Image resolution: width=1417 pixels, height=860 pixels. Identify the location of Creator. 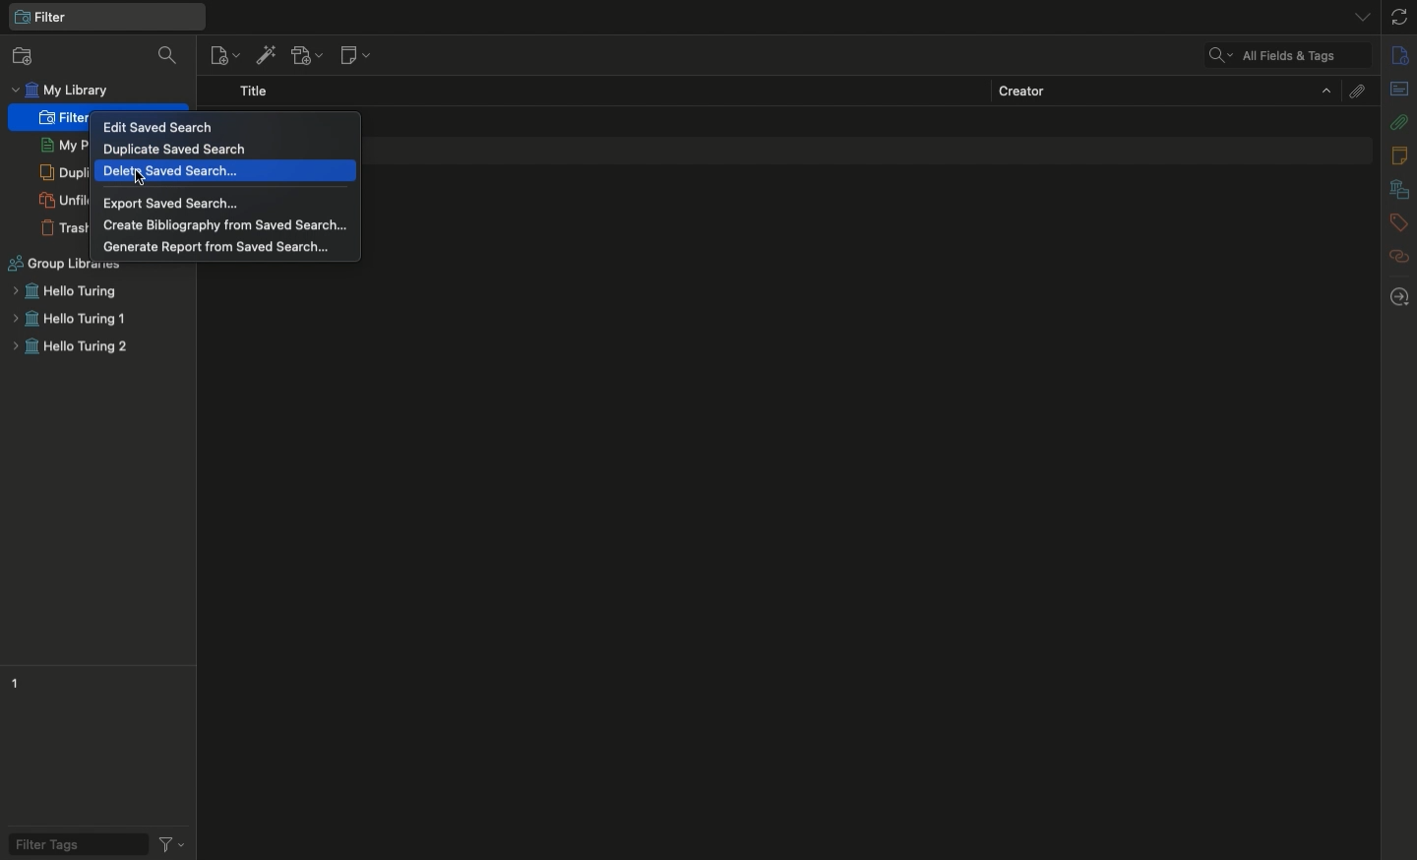
(1164, 90).